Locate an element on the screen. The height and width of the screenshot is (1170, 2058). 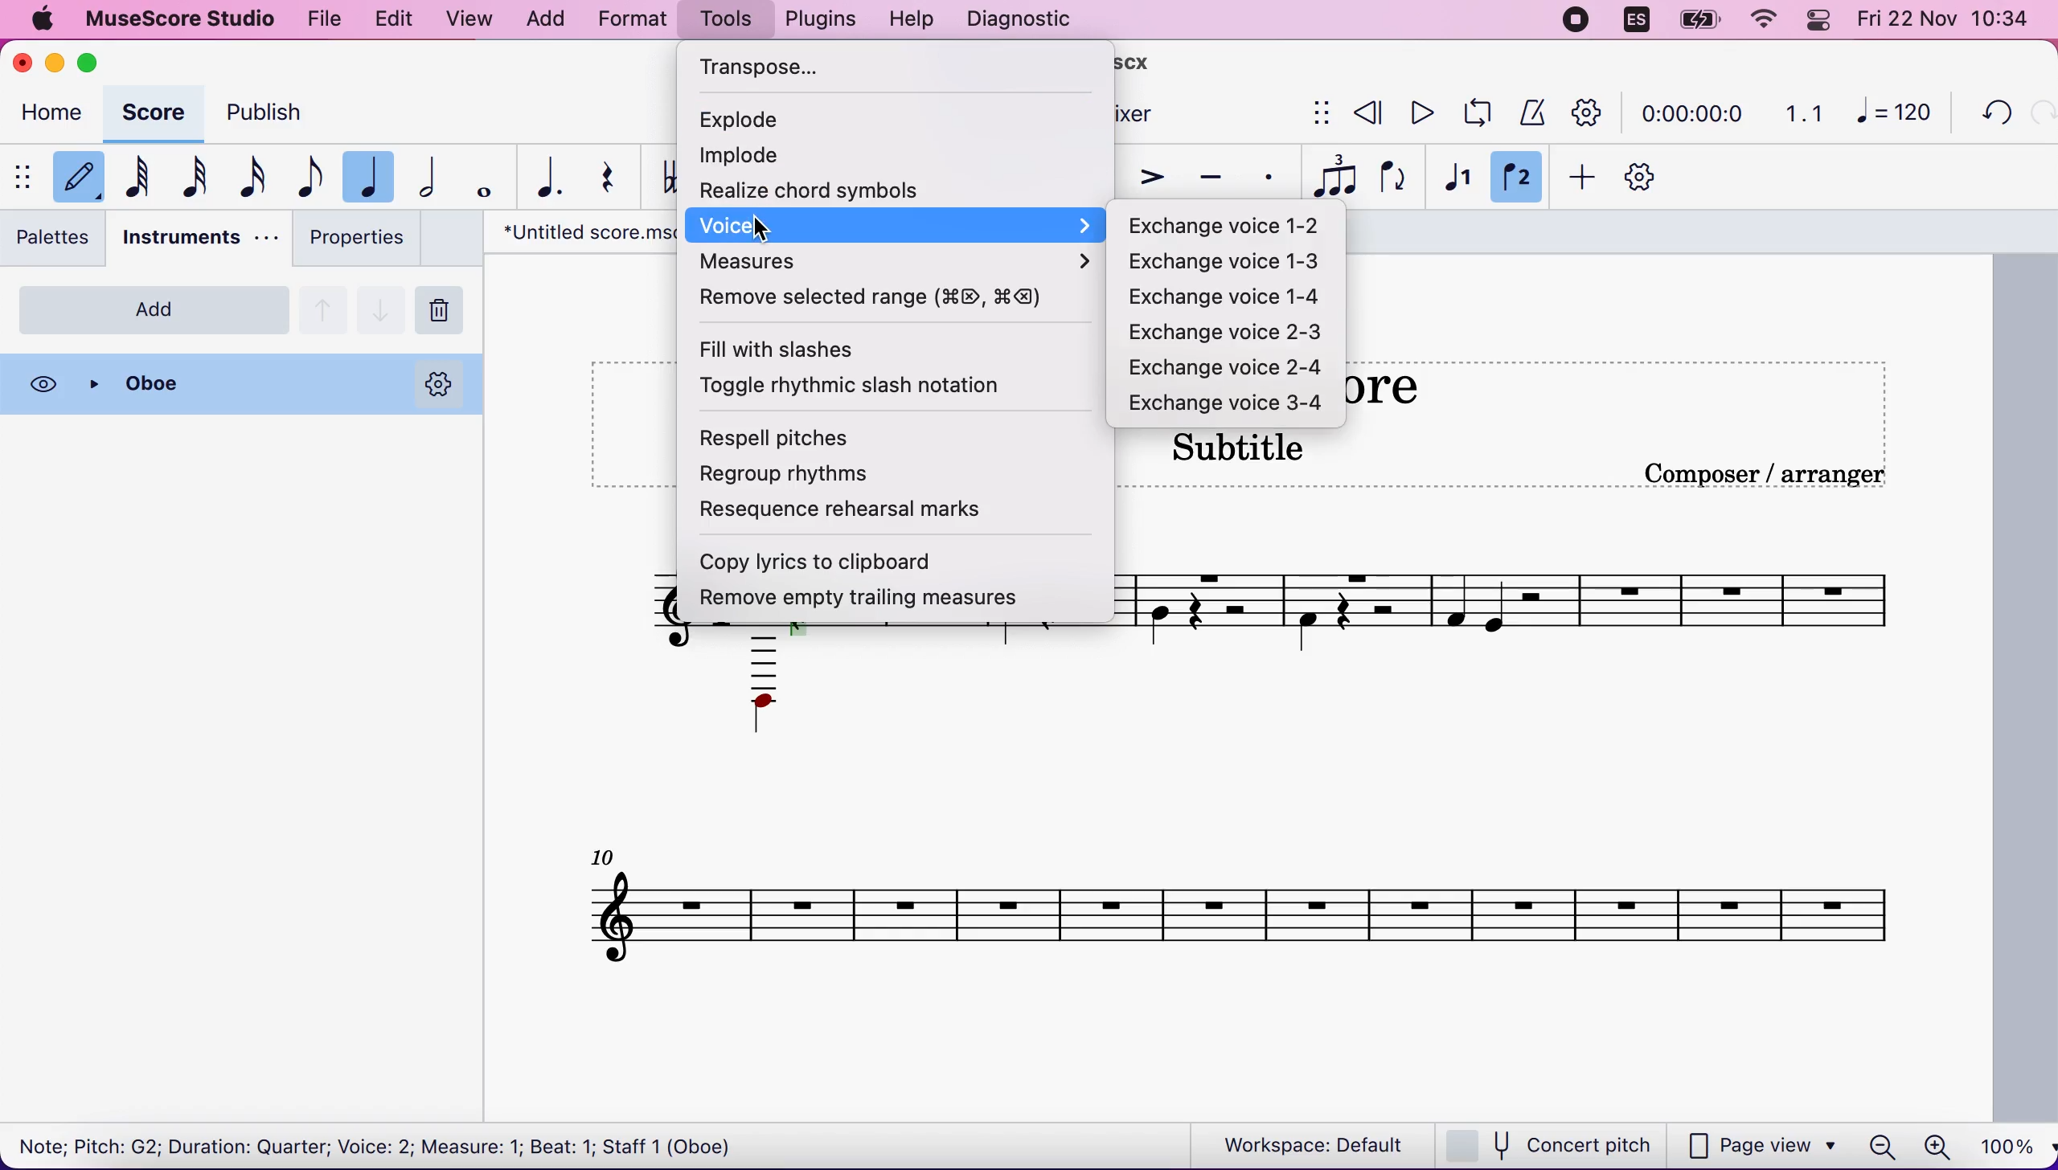
exchange voice 3-4 is located at coordinates (1232, 404).